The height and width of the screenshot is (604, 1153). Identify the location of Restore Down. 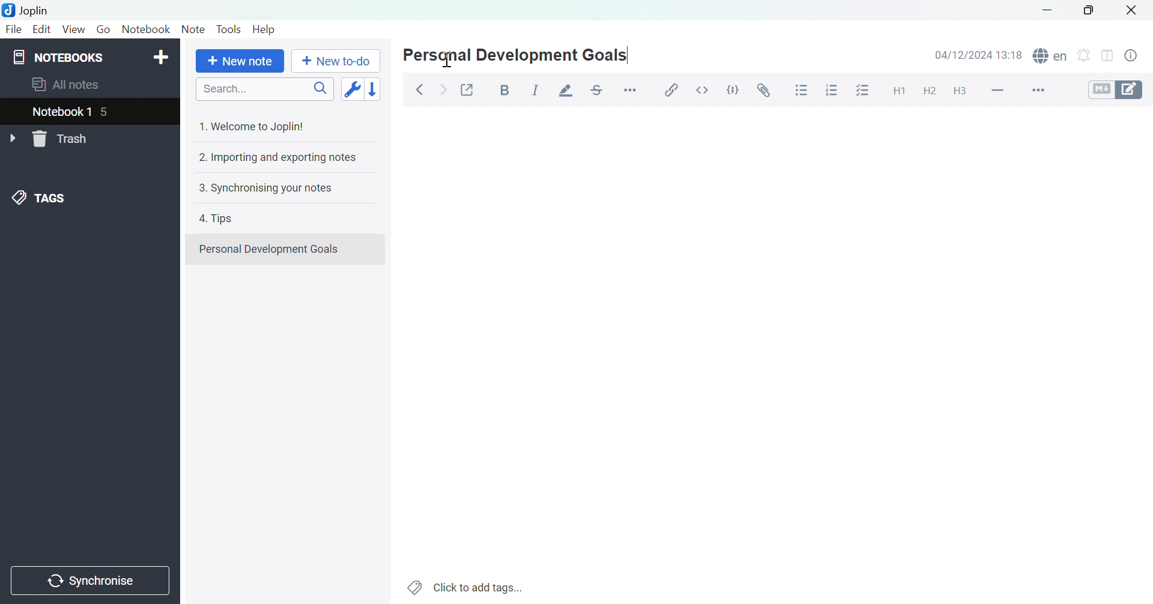
(1090, 13).